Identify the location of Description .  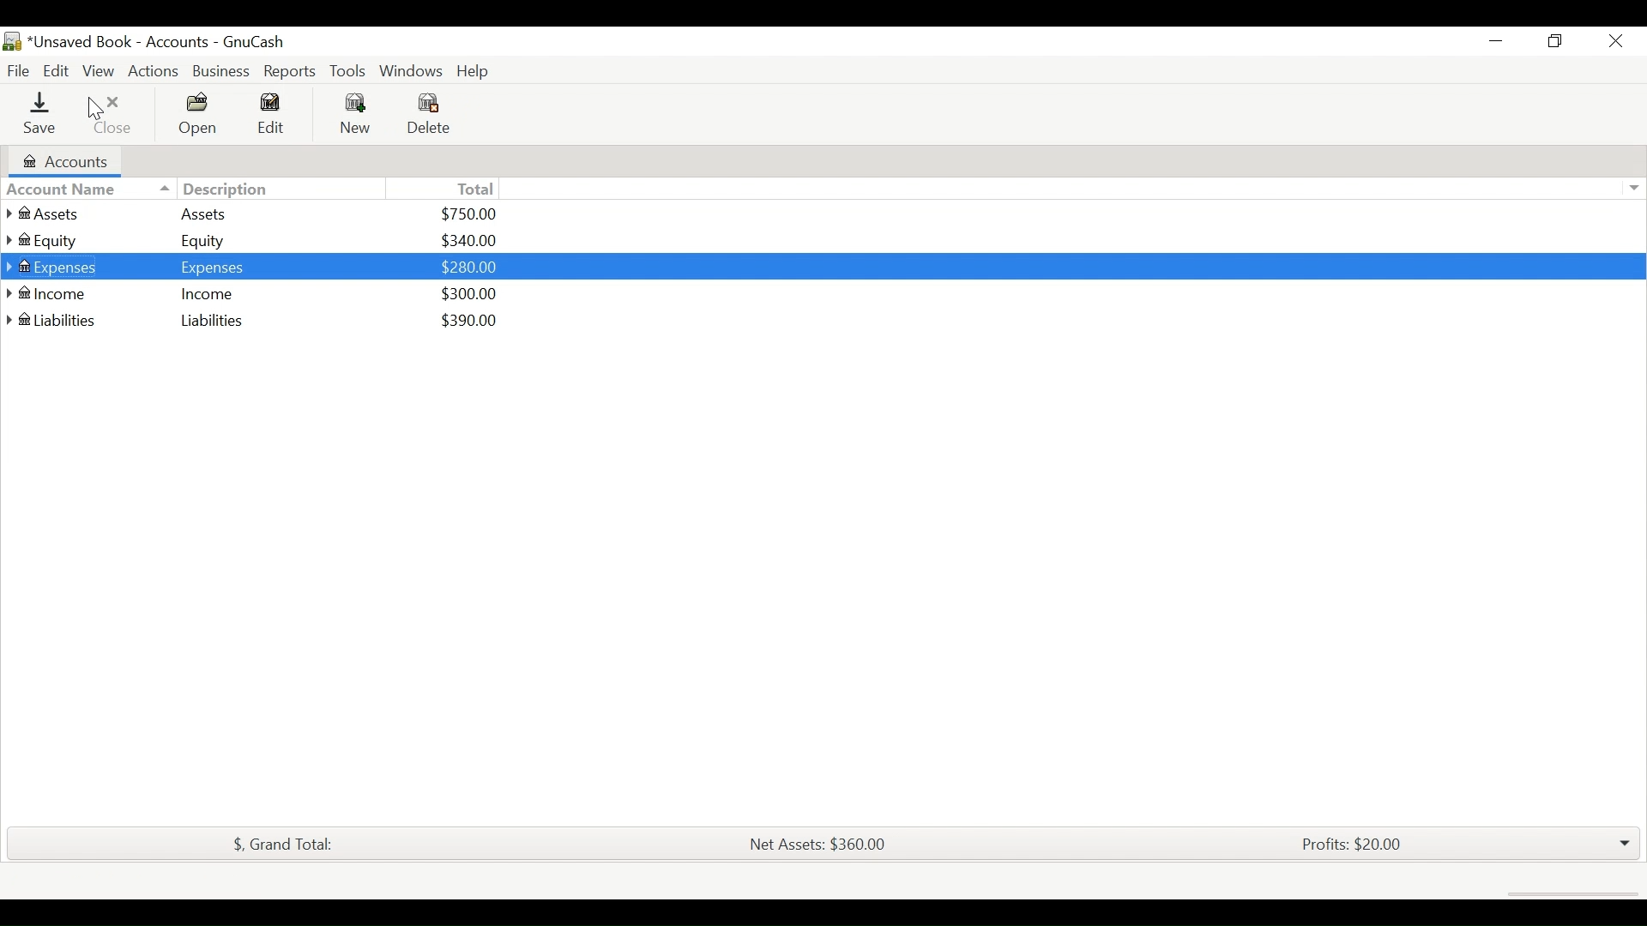
(214, 190).